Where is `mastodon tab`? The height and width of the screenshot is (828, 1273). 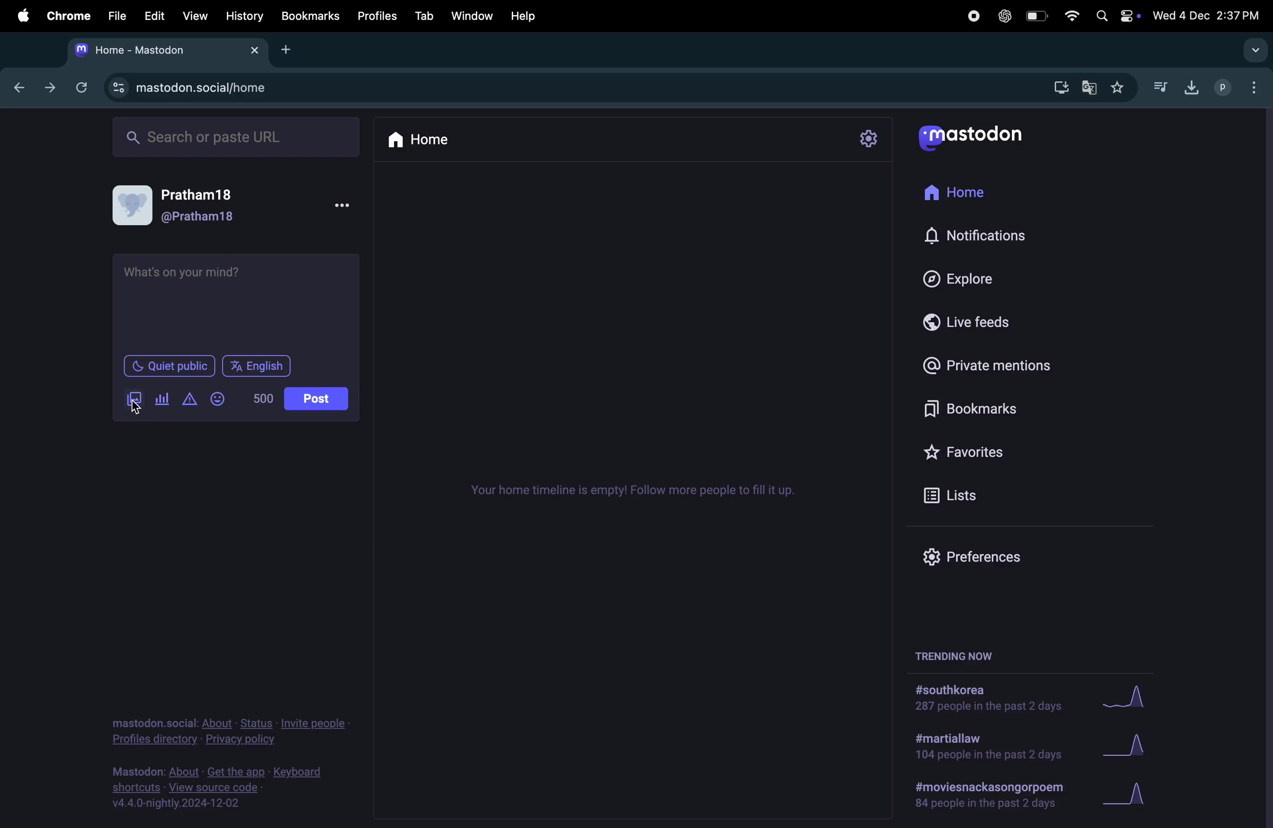 mastodon tab is located at coordinates (163, 50).